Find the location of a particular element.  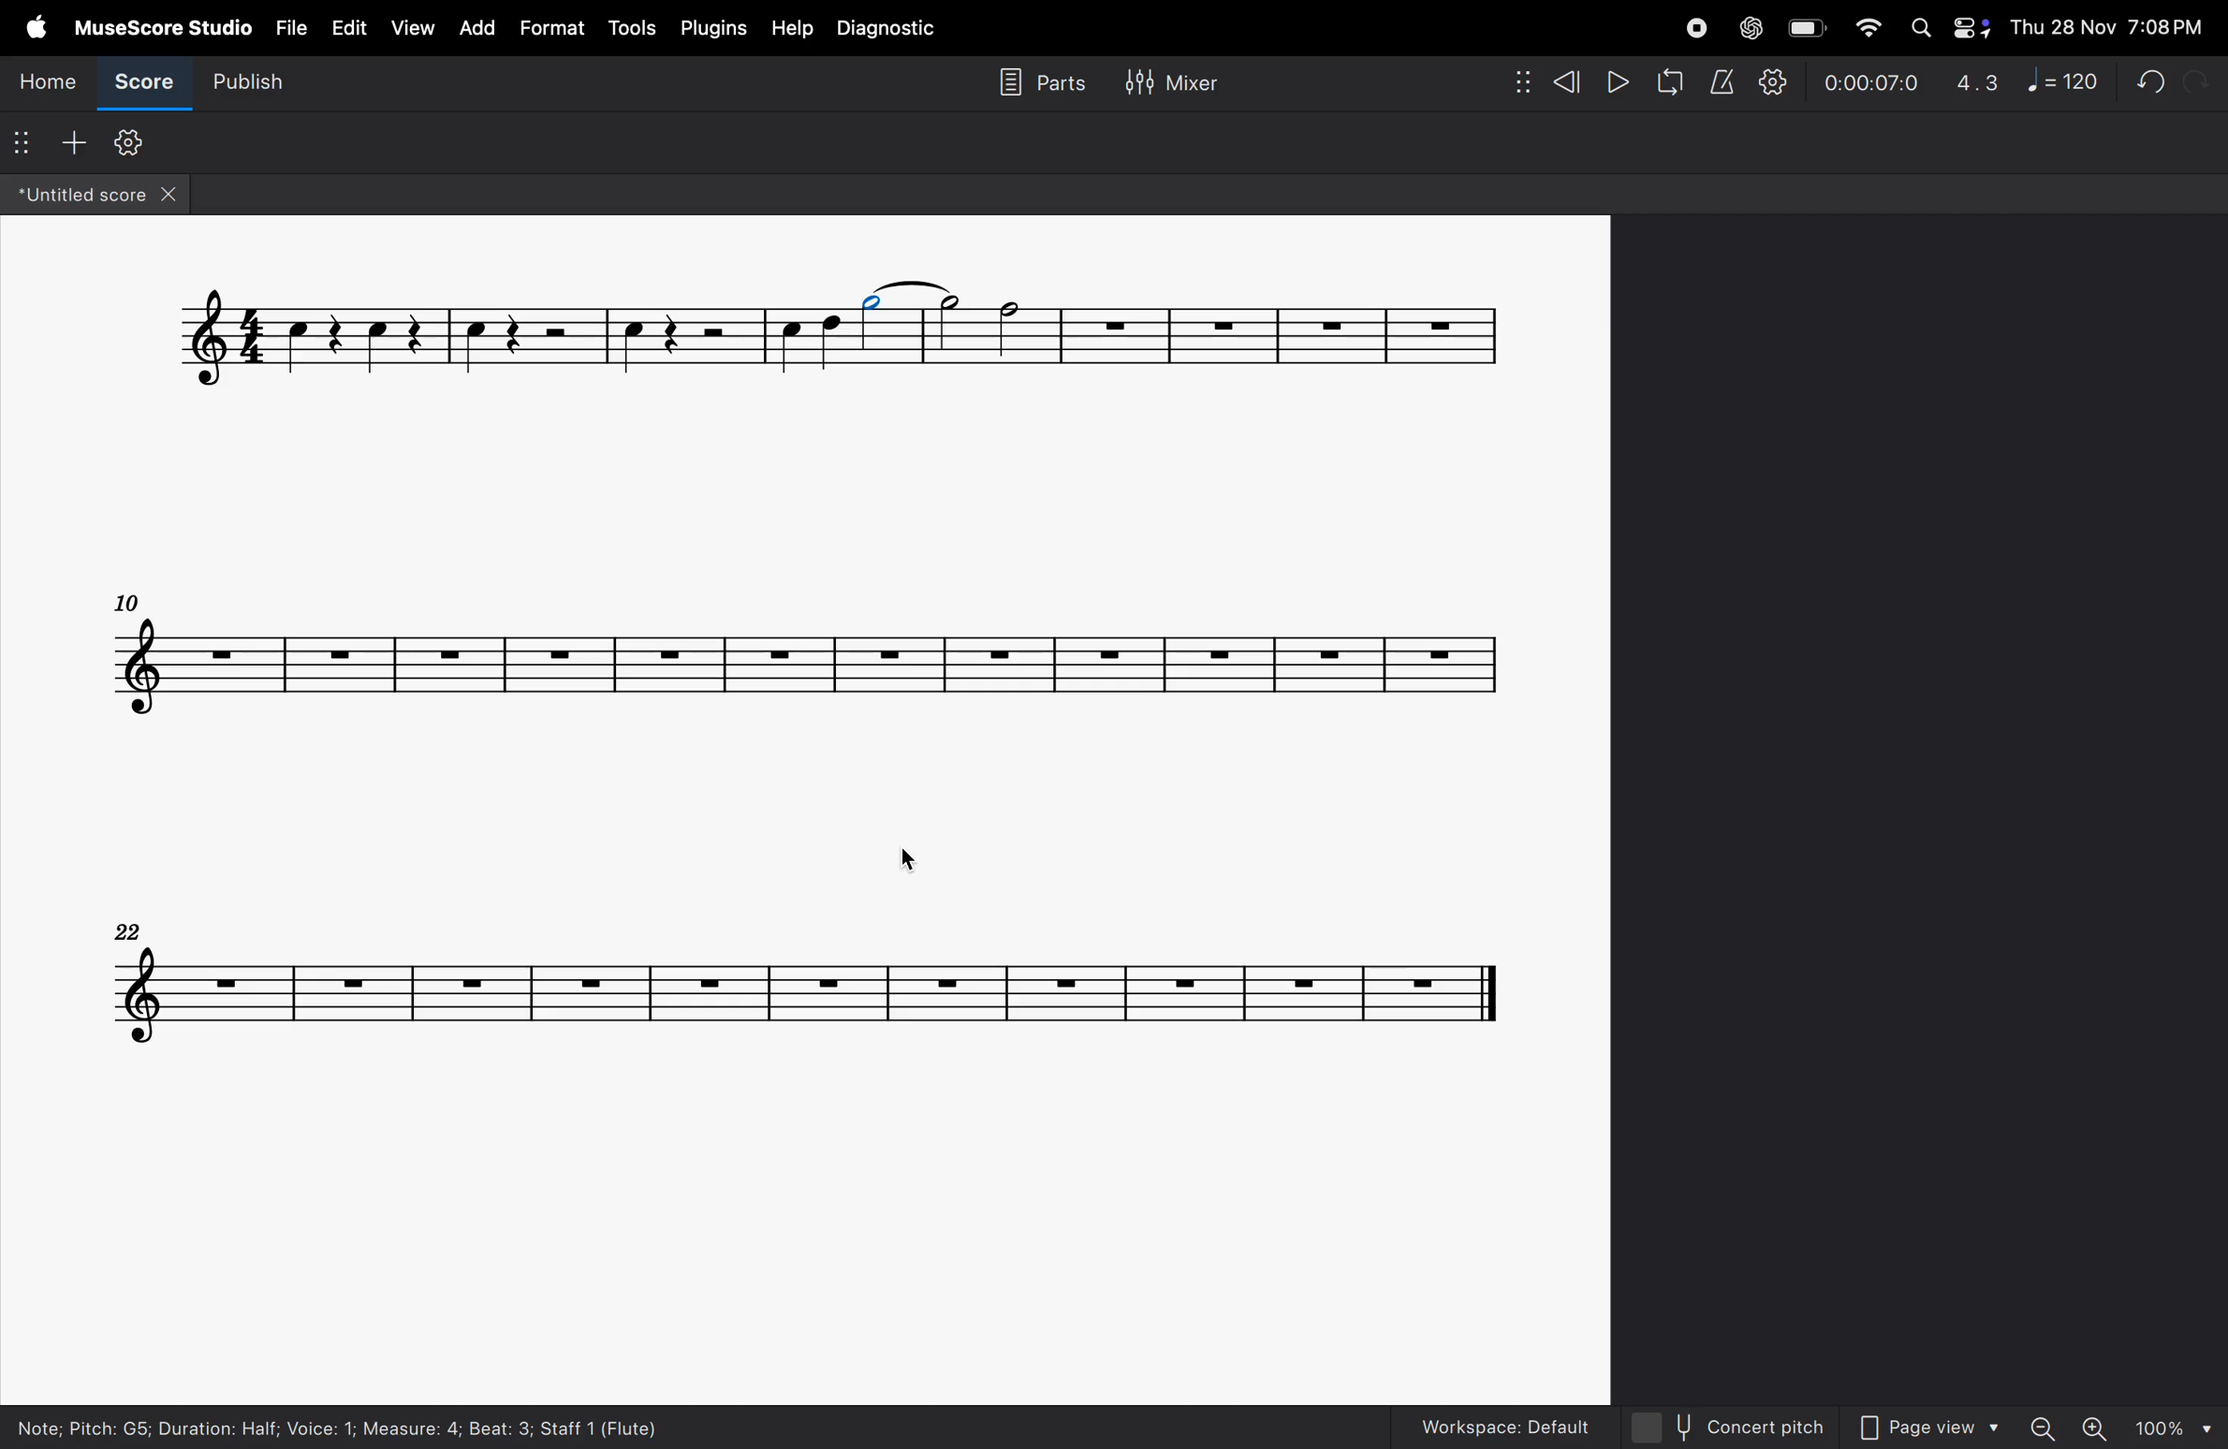

ad is located at coordinates (476, 26).